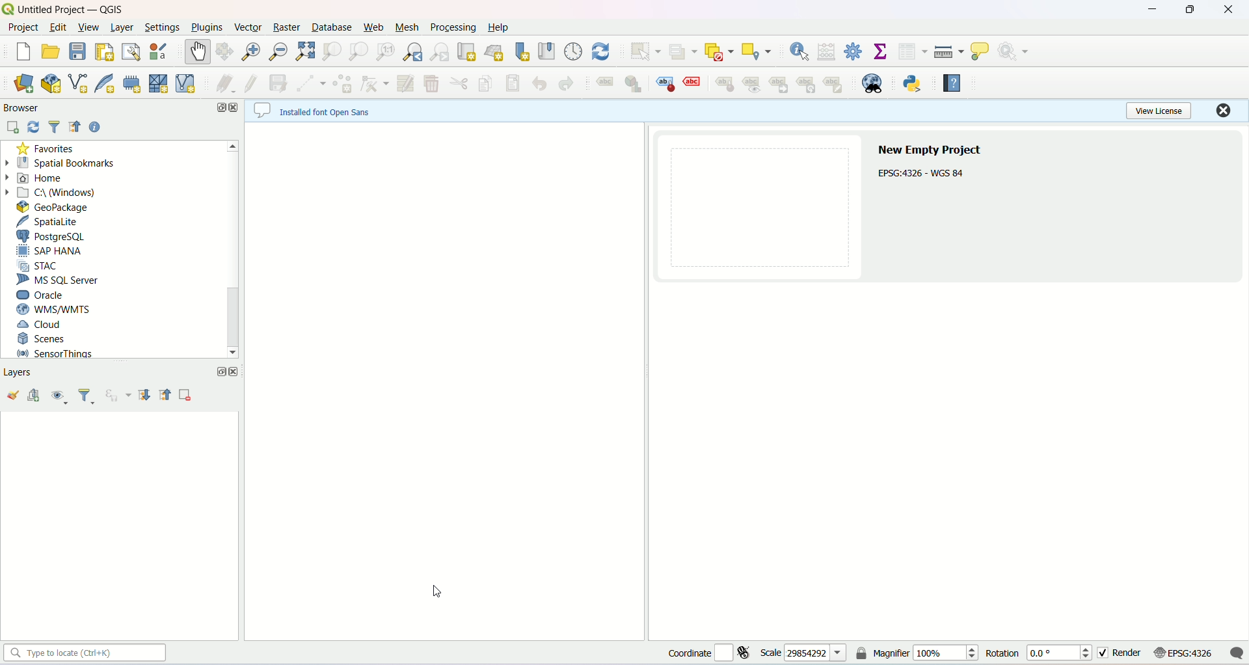 The image size is (1249, 665). I want to click on layer, so click(120, 28).